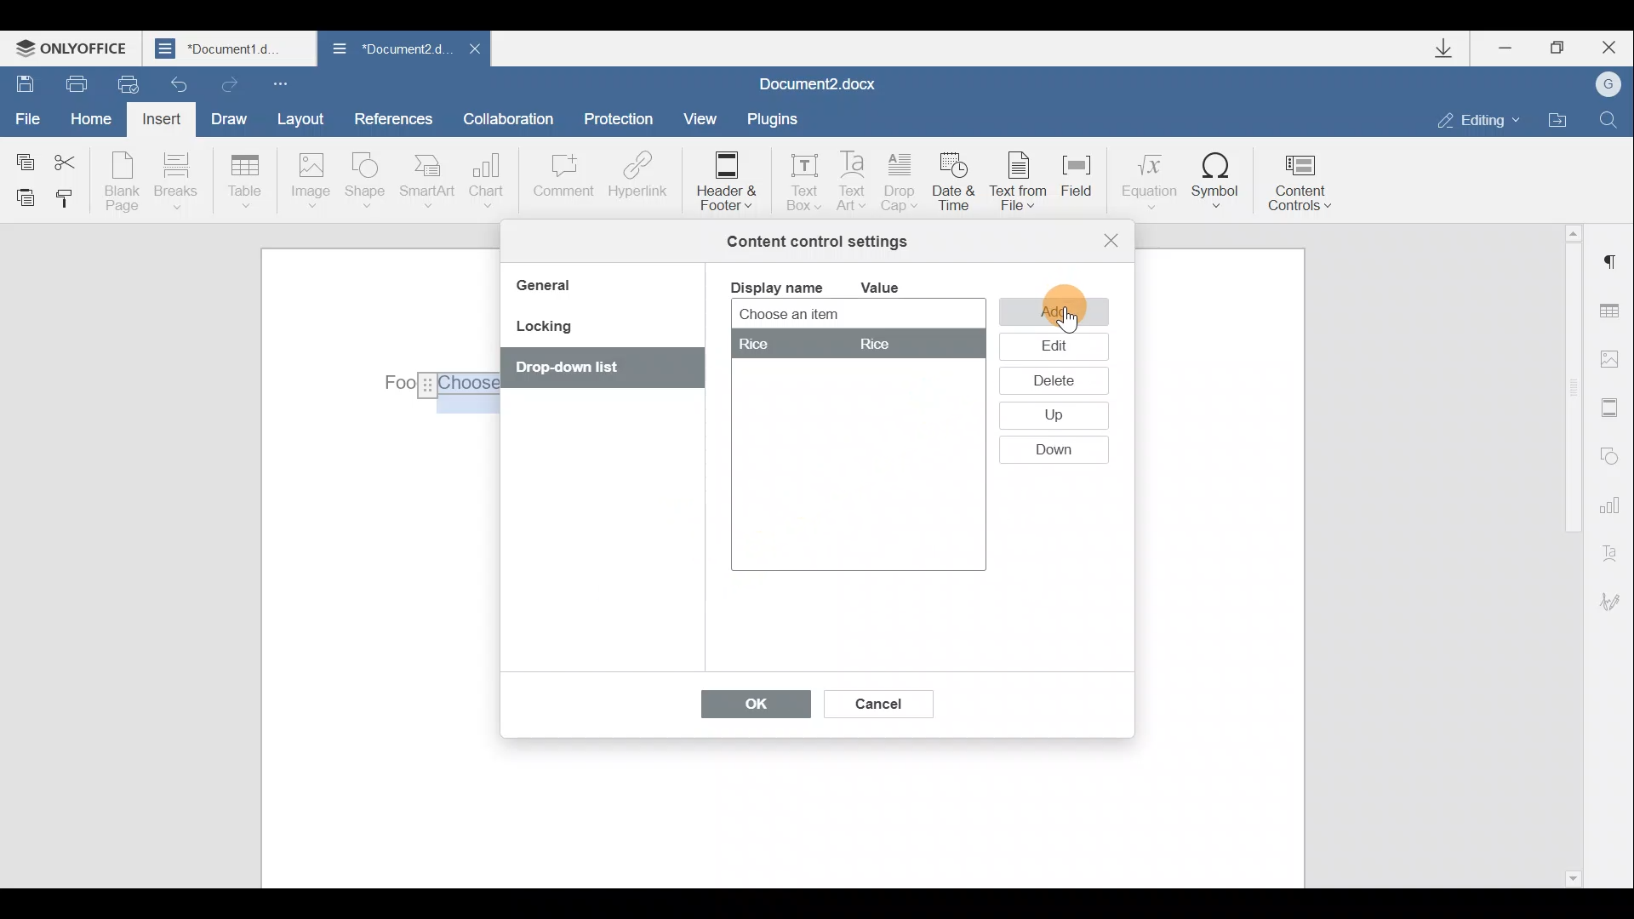  Describe the element at coordinates (1557, 117) in the screenshot. I see `Open file location` at that location.